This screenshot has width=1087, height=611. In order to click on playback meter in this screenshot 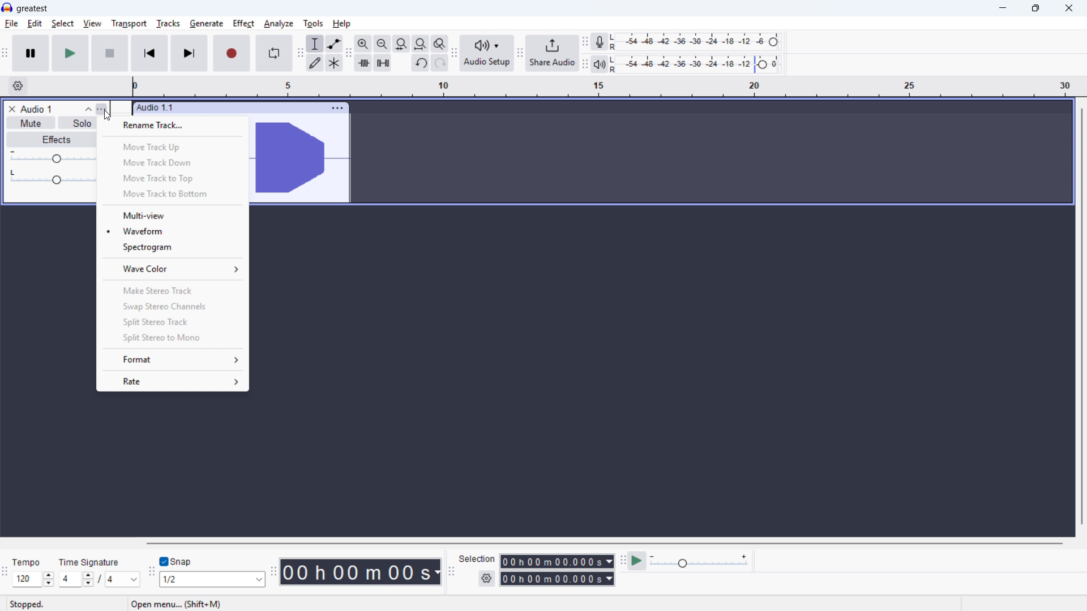, I will do `click(599, 64)`.